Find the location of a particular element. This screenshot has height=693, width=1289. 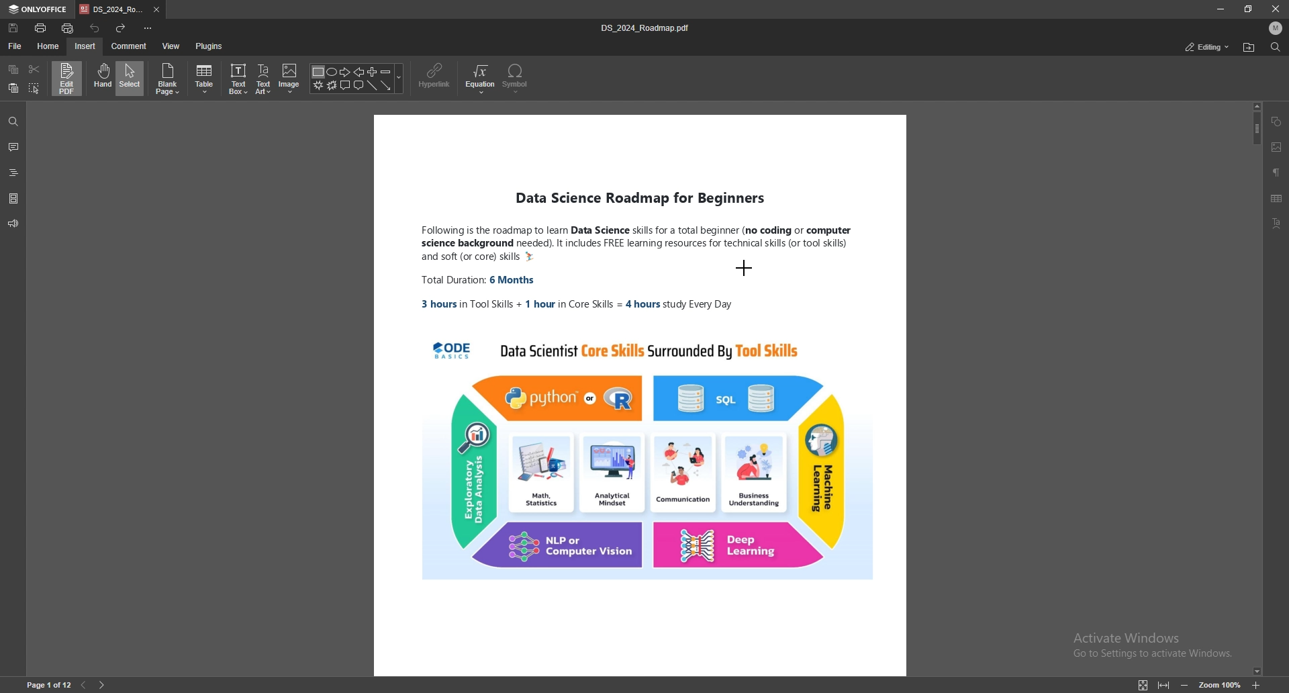

page number is located at coordinates (49, 685).